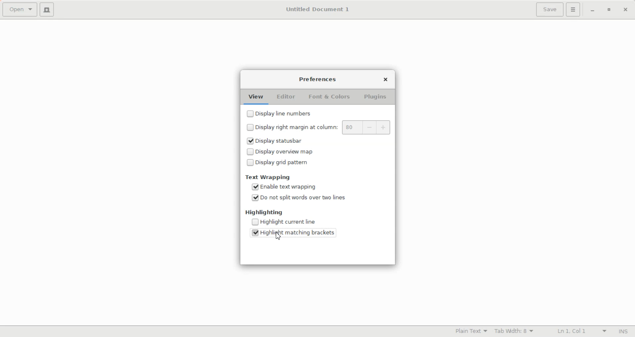  I want to click on (un)check Disable Display right margin at column, so click(290, 127).